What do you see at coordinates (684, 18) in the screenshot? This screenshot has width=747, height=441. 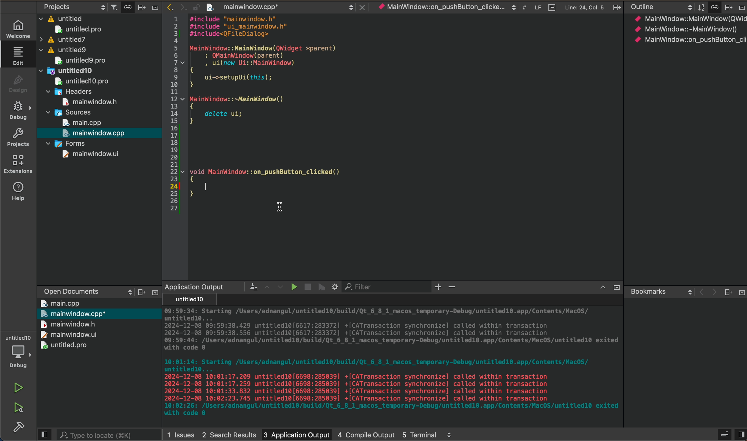 I see `MainWindow::MainWindow (Q` at bounding box center [684, 18].